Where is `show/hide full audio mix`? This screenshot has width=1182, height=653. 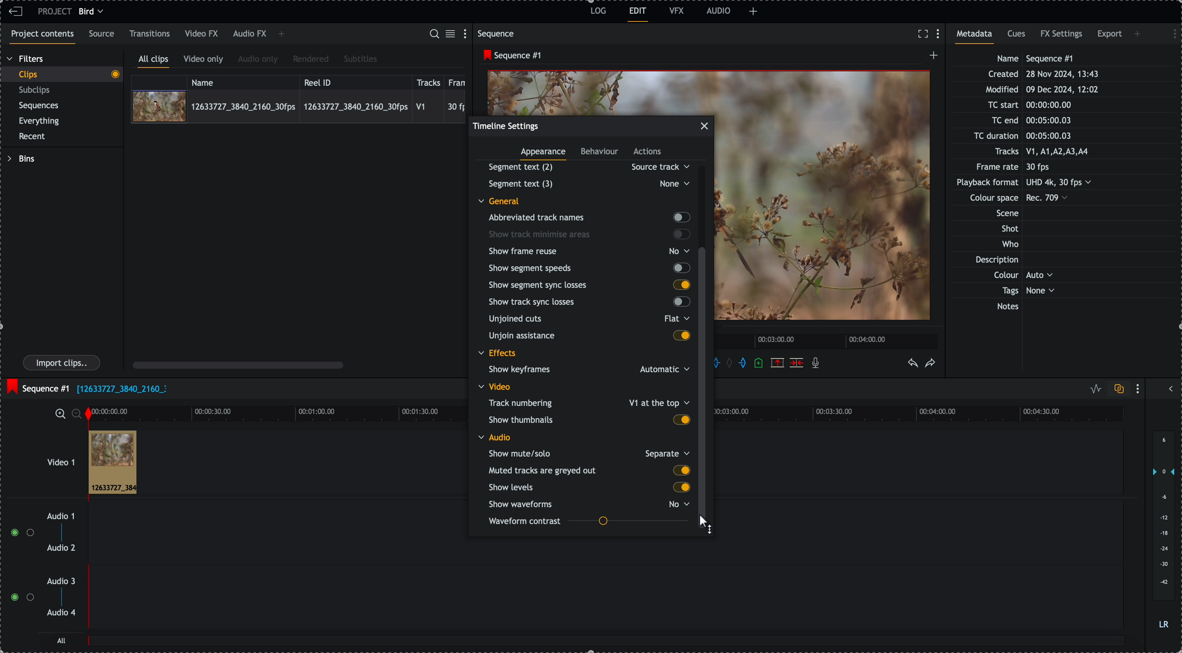 show/hide full audio mix is located at coordinates (1170, 387).